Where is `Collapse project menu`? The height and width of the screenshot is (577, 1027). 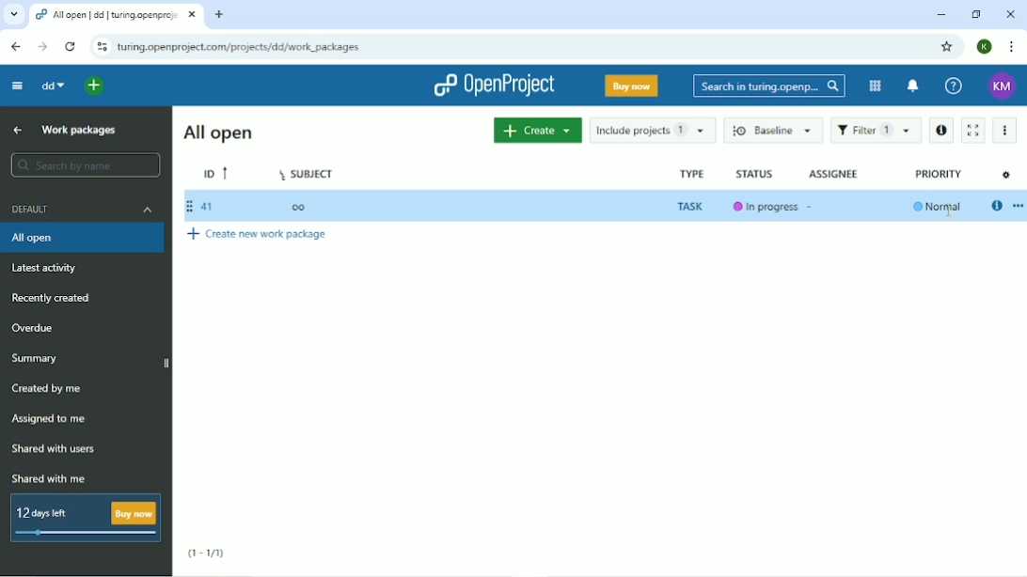 Collapse project menu is located at coordinates (19, 86).